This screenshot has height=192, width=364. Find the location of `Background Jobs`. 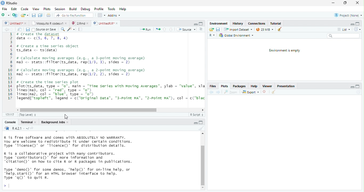

Background Jobs is located at coordinates (52, 122).